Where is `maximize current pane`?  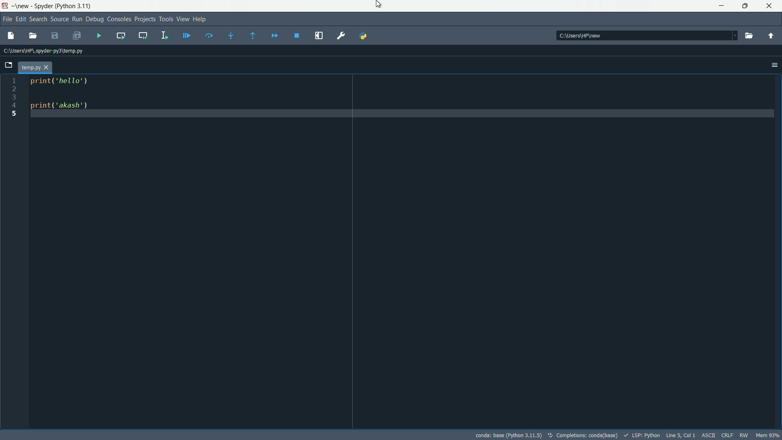 maximize current pane is located at coordinates (319, 36).